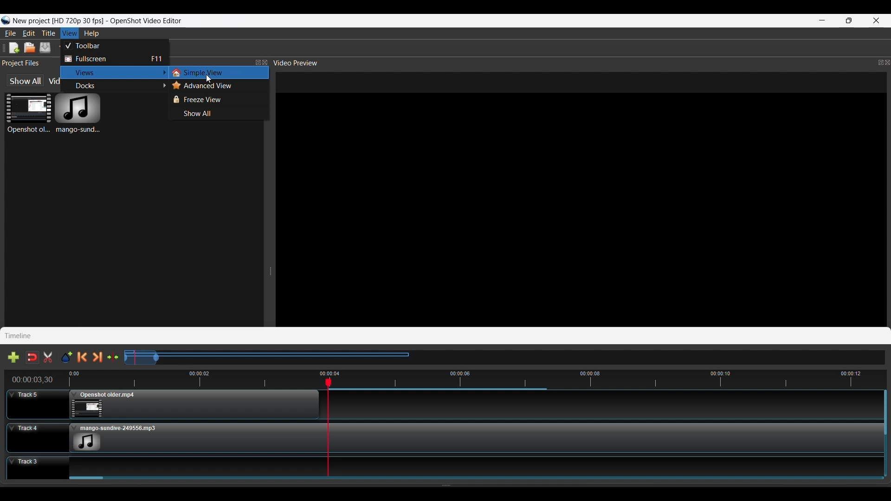 This screenshot has height=501, width=891. Describe the element at coordinates (252, 63) in the screenshot. I see `Maximize` at that location.